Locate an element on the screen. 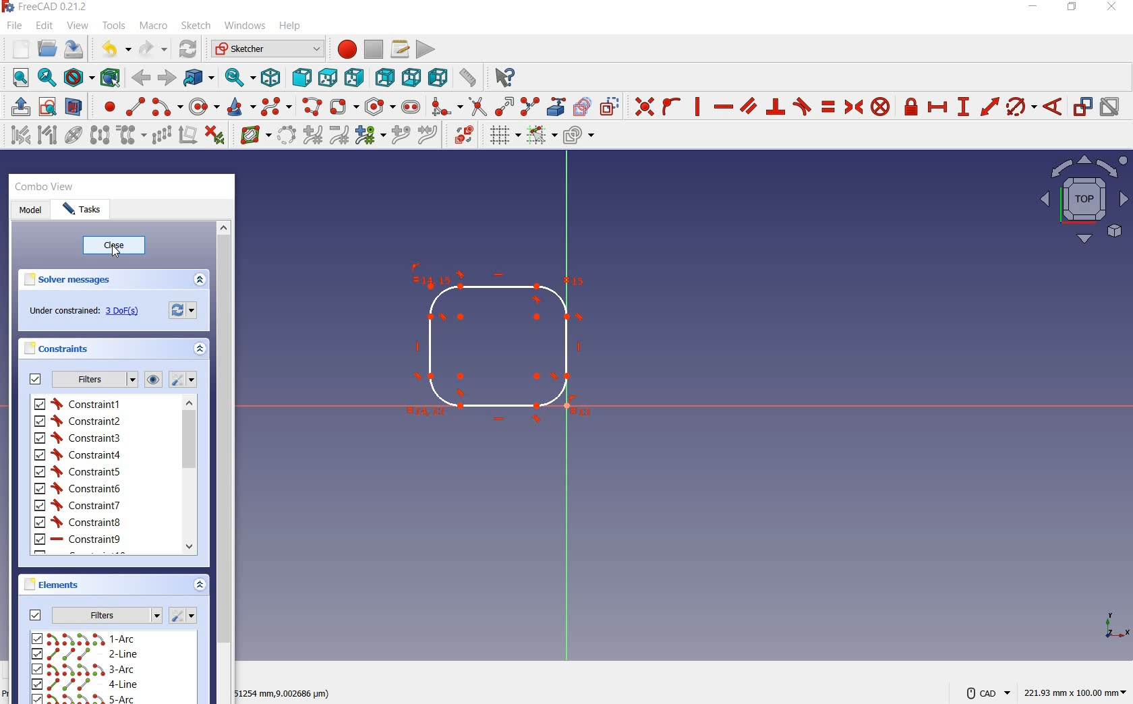  file is located at coordinates (14, 26).